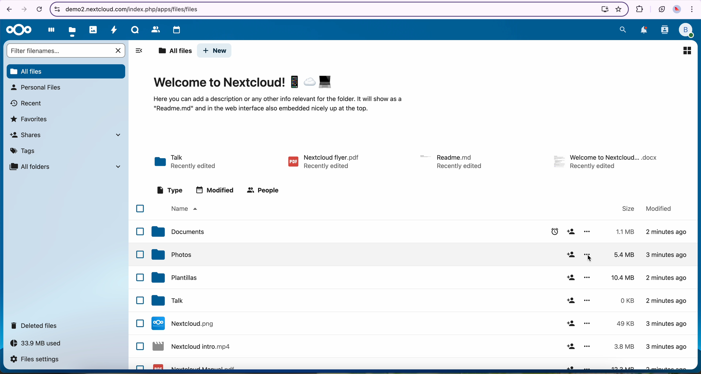 The height and width of the screenshot is (374, 701). Describe the element at coordinates (644, 30) in the screenshot. I see `notifications` at that location.